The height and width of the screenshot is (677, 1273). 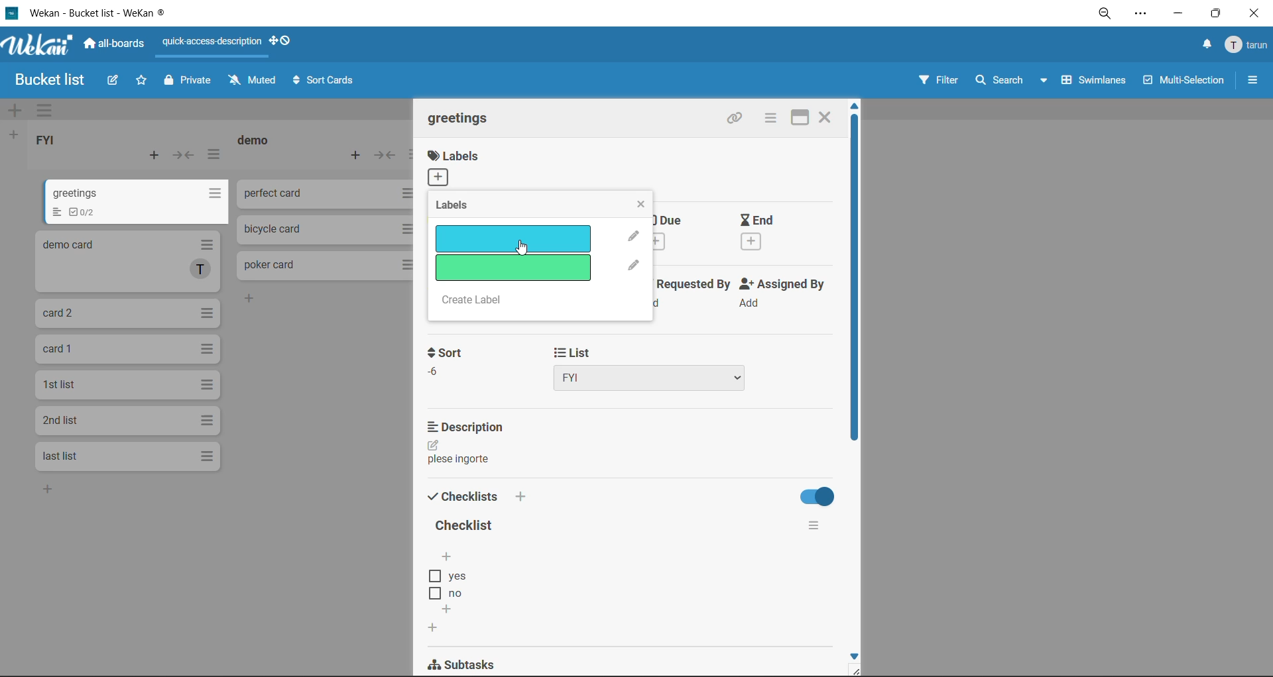 What do you see at coordinates (125, 420) in the screenshot?
I see `card 6` at bounding box center [125, 420].